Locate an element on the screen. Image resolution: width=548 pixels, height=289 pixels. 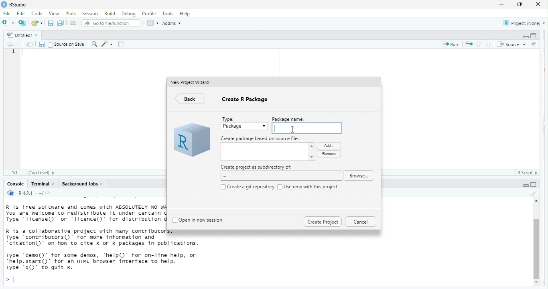
el sie tl—pbmsly-sy-—ibejsiyrisisns-mnisbepalioer-flaimyir-il-d
You are welcome to redistribute it under certain conditions.

Type ‘license()' or ‘licence()' for distribution details.

R is a collaborative project with many contributors.

Type contributors)’ for more information and

“citation()’ on how to cite R or R packages in publications.

Type ‘demo()' for some demos, ‘'help()’ for on-line help, or

“help.start()’ for an HTML browser interface to help.

Type 'q0)" to quit R. is located at coordinates (85, 240).